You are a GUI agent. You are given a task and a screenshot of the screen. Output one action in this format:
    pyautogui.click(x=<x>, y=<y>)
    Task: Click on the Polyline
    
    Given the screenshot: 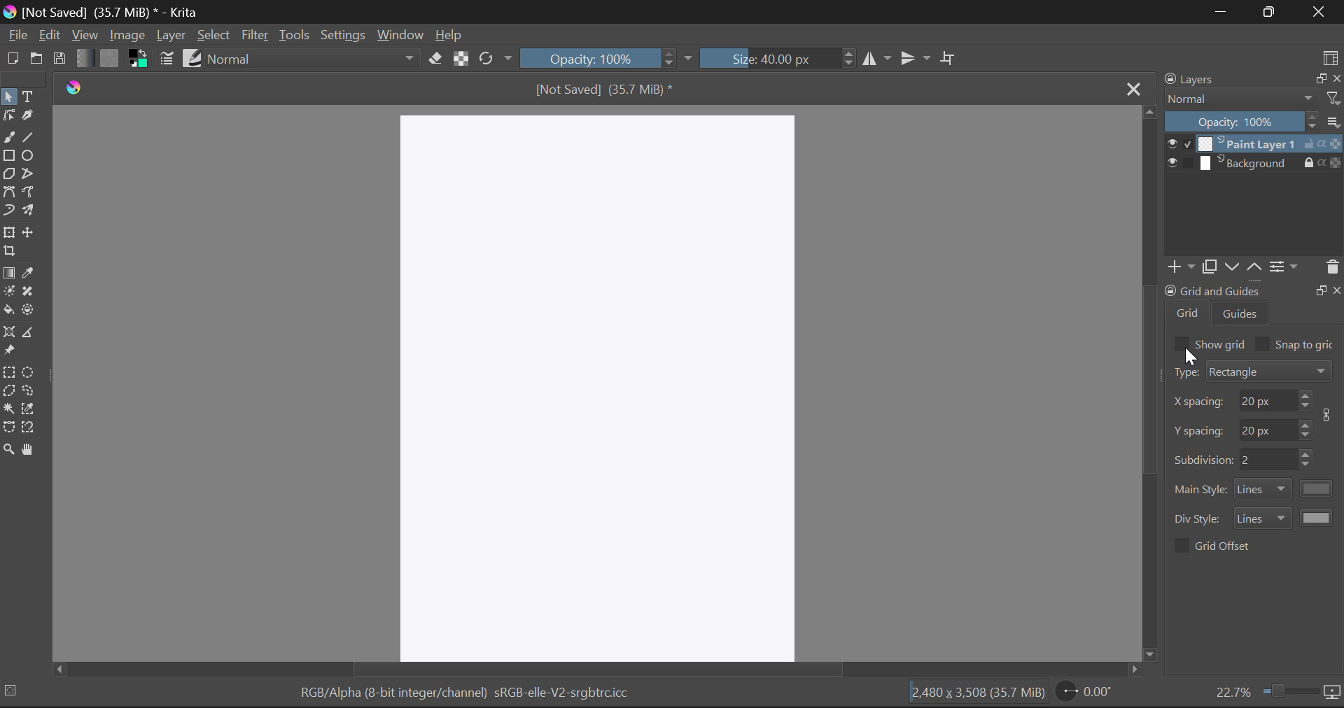 What is the action you would take?
    pyautogui.click(x=33, y=175)
    